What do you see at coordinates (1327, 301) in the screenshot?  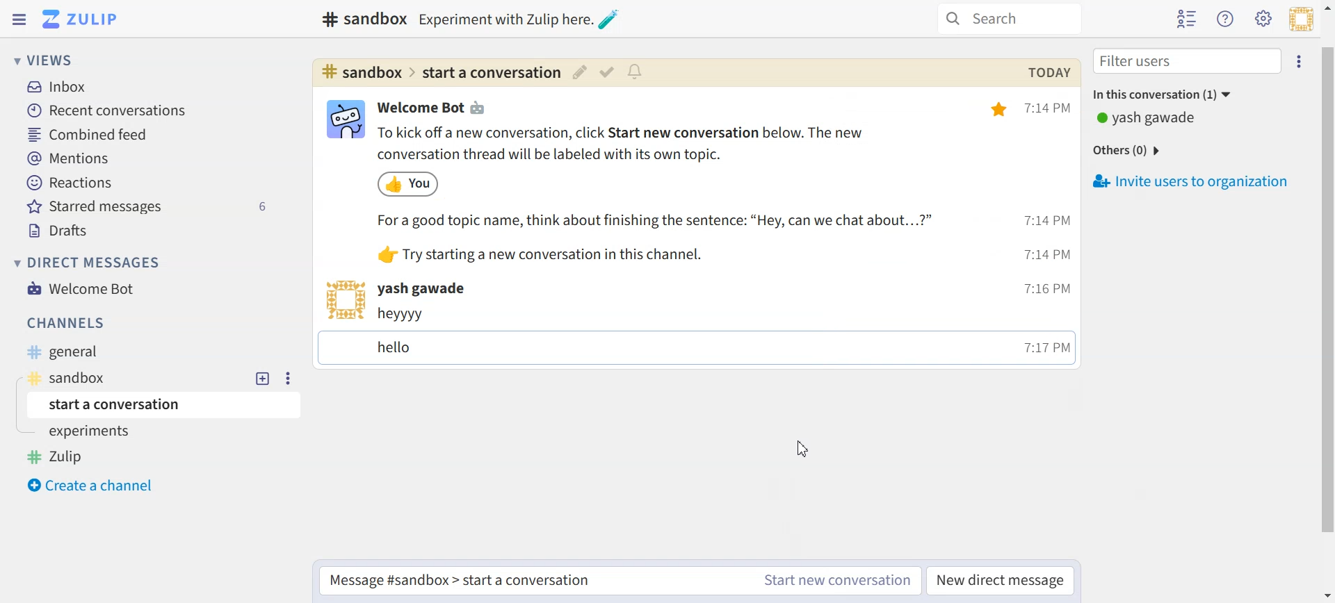 I see `Vertical scroll bar` at bounding box center [1327, 301].